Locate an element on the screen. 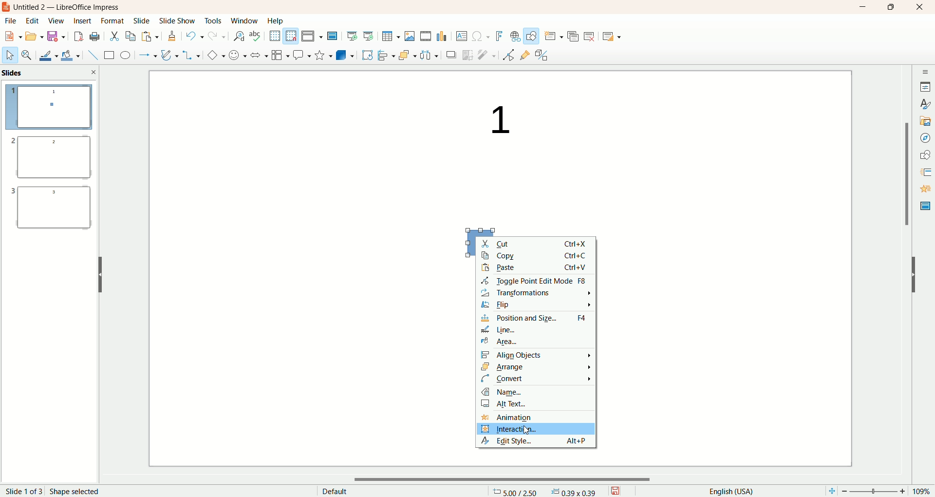 Image resolution: width=935 pixels, height=497 pixels. 3D objects is located at coordinates (345, 55).